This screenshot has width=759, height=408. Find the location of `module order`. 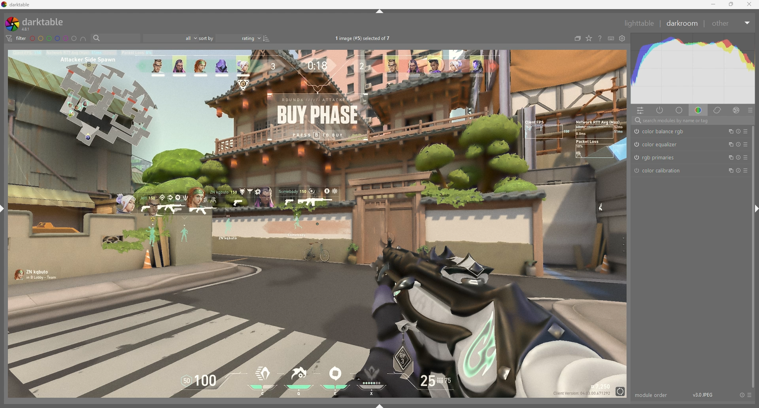

module order is located at coordinates (653, 395).